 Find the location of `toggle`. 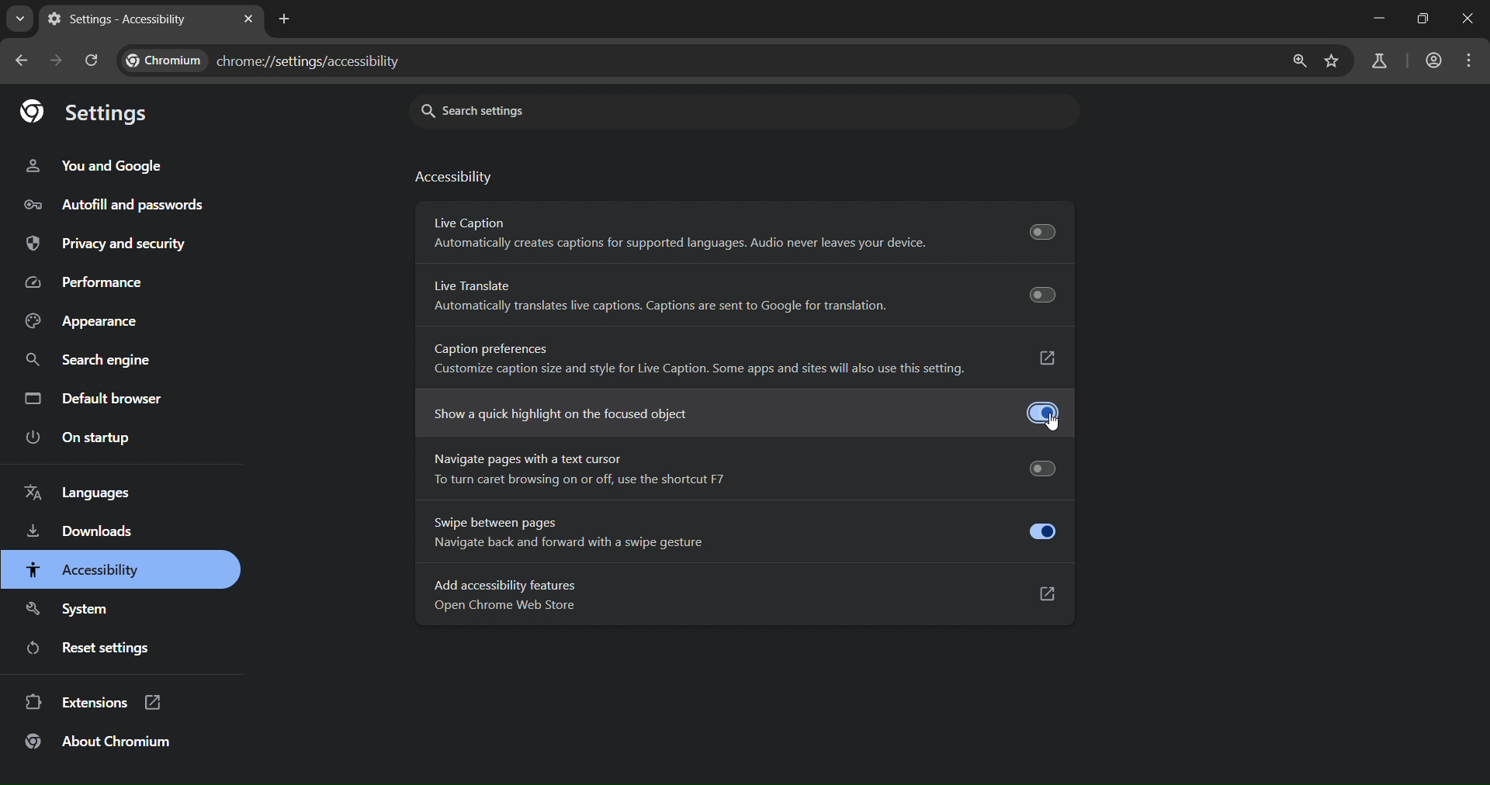

toggle is located at coordinates (1041, 468).